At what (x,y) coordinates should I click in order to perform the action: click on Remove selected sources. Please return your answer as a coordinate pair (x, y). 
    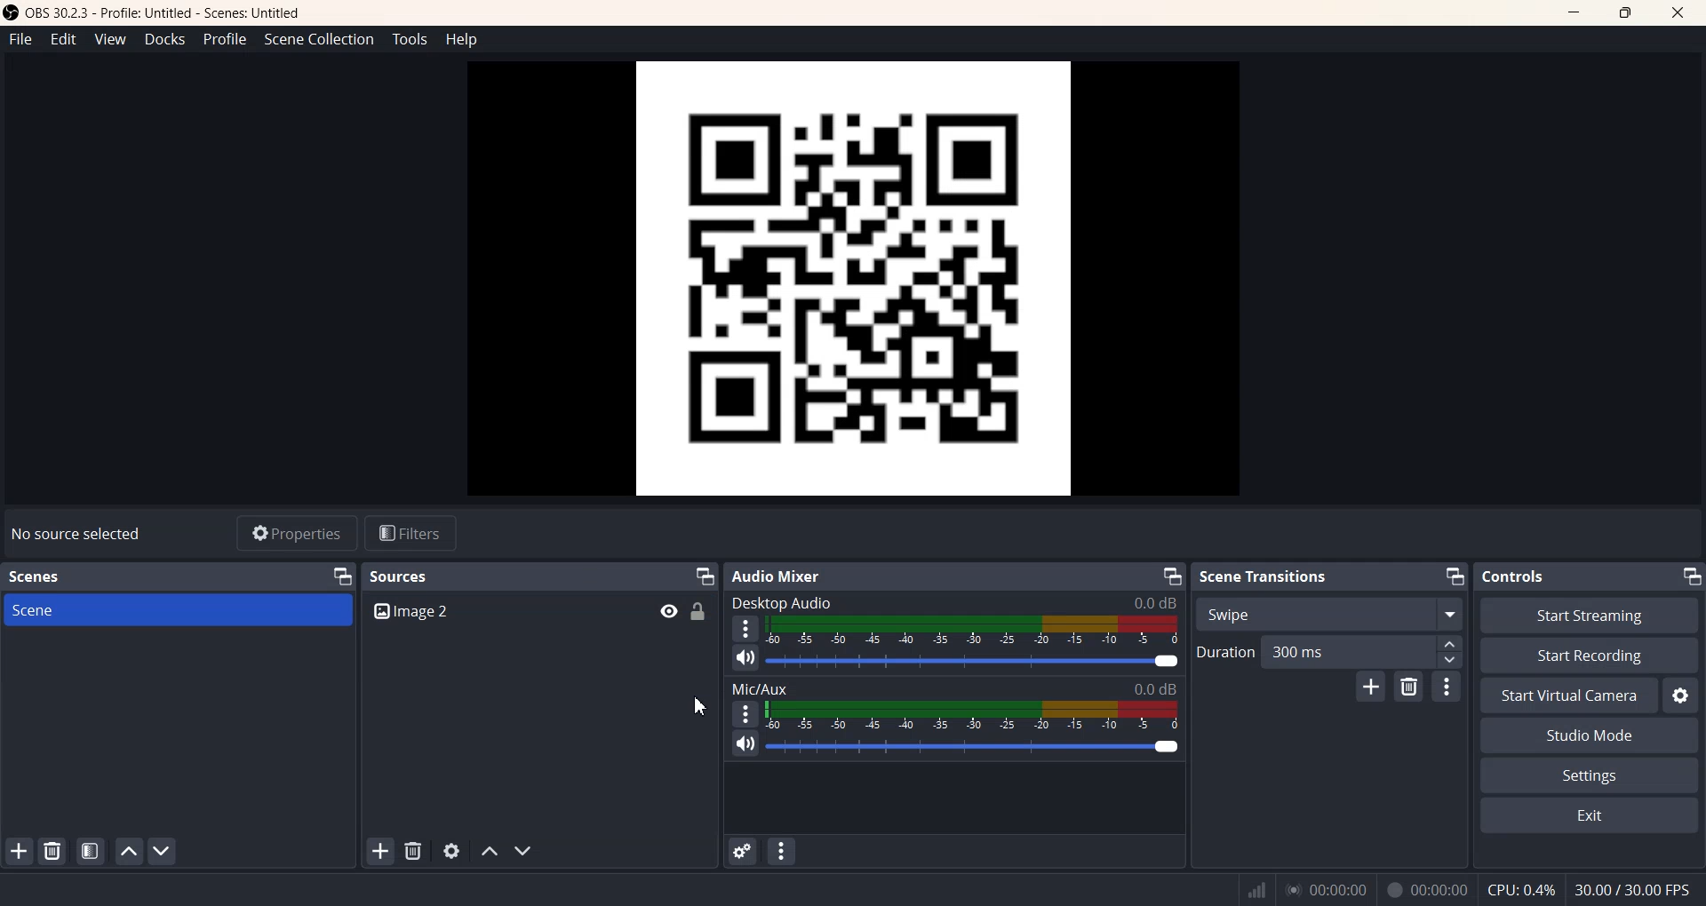
    Looking at the image, I should click on (413, 852).